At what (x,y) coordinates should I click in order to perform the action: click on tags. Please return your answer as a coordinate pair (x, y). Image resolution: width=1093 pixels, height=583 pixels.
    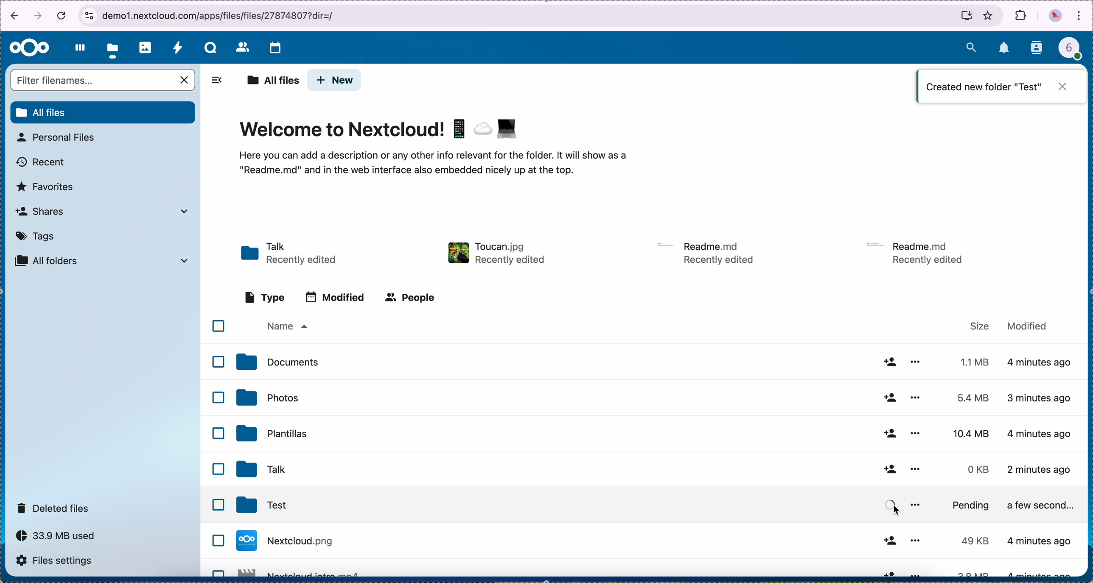
    Looking at the image, I should click on (36, 236).